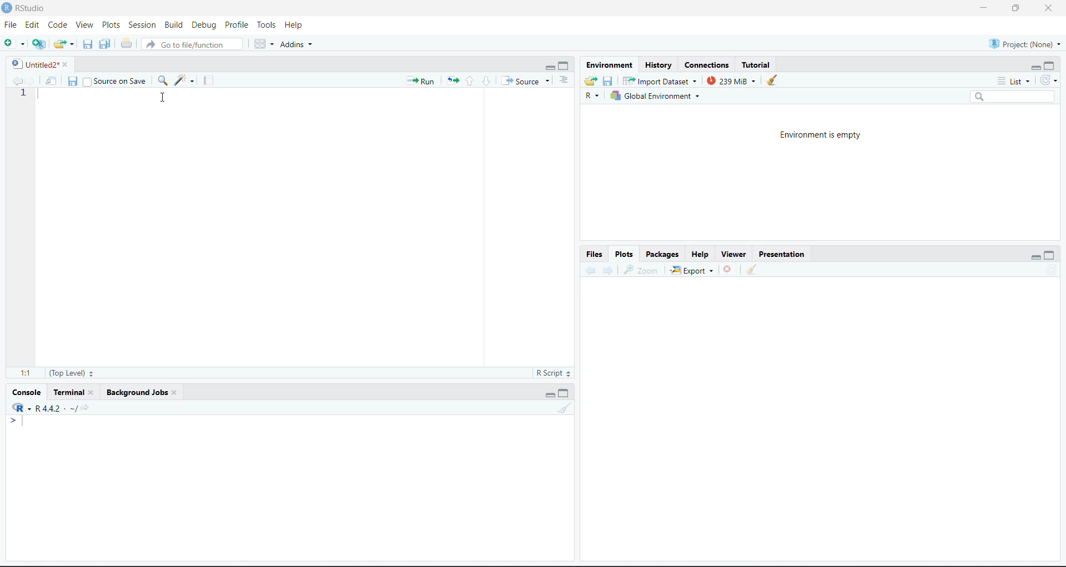  What do you see at coordinates (186, 79) in the screenshot?
I see `Code Tools` at bounding box center [186, 79].